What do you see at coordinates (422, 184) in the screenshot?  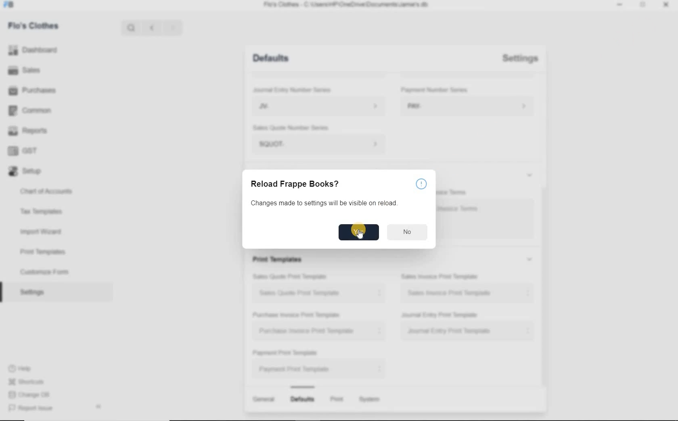 I see `Help` at bounding box center [422, 184].